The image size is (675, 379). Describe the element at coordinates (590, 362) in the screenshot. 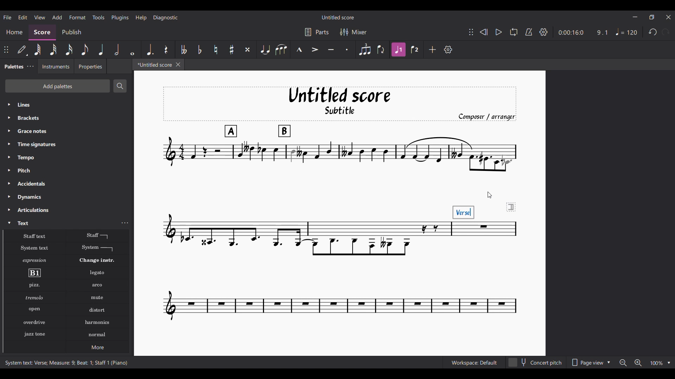

I see `Page view options` at that location.